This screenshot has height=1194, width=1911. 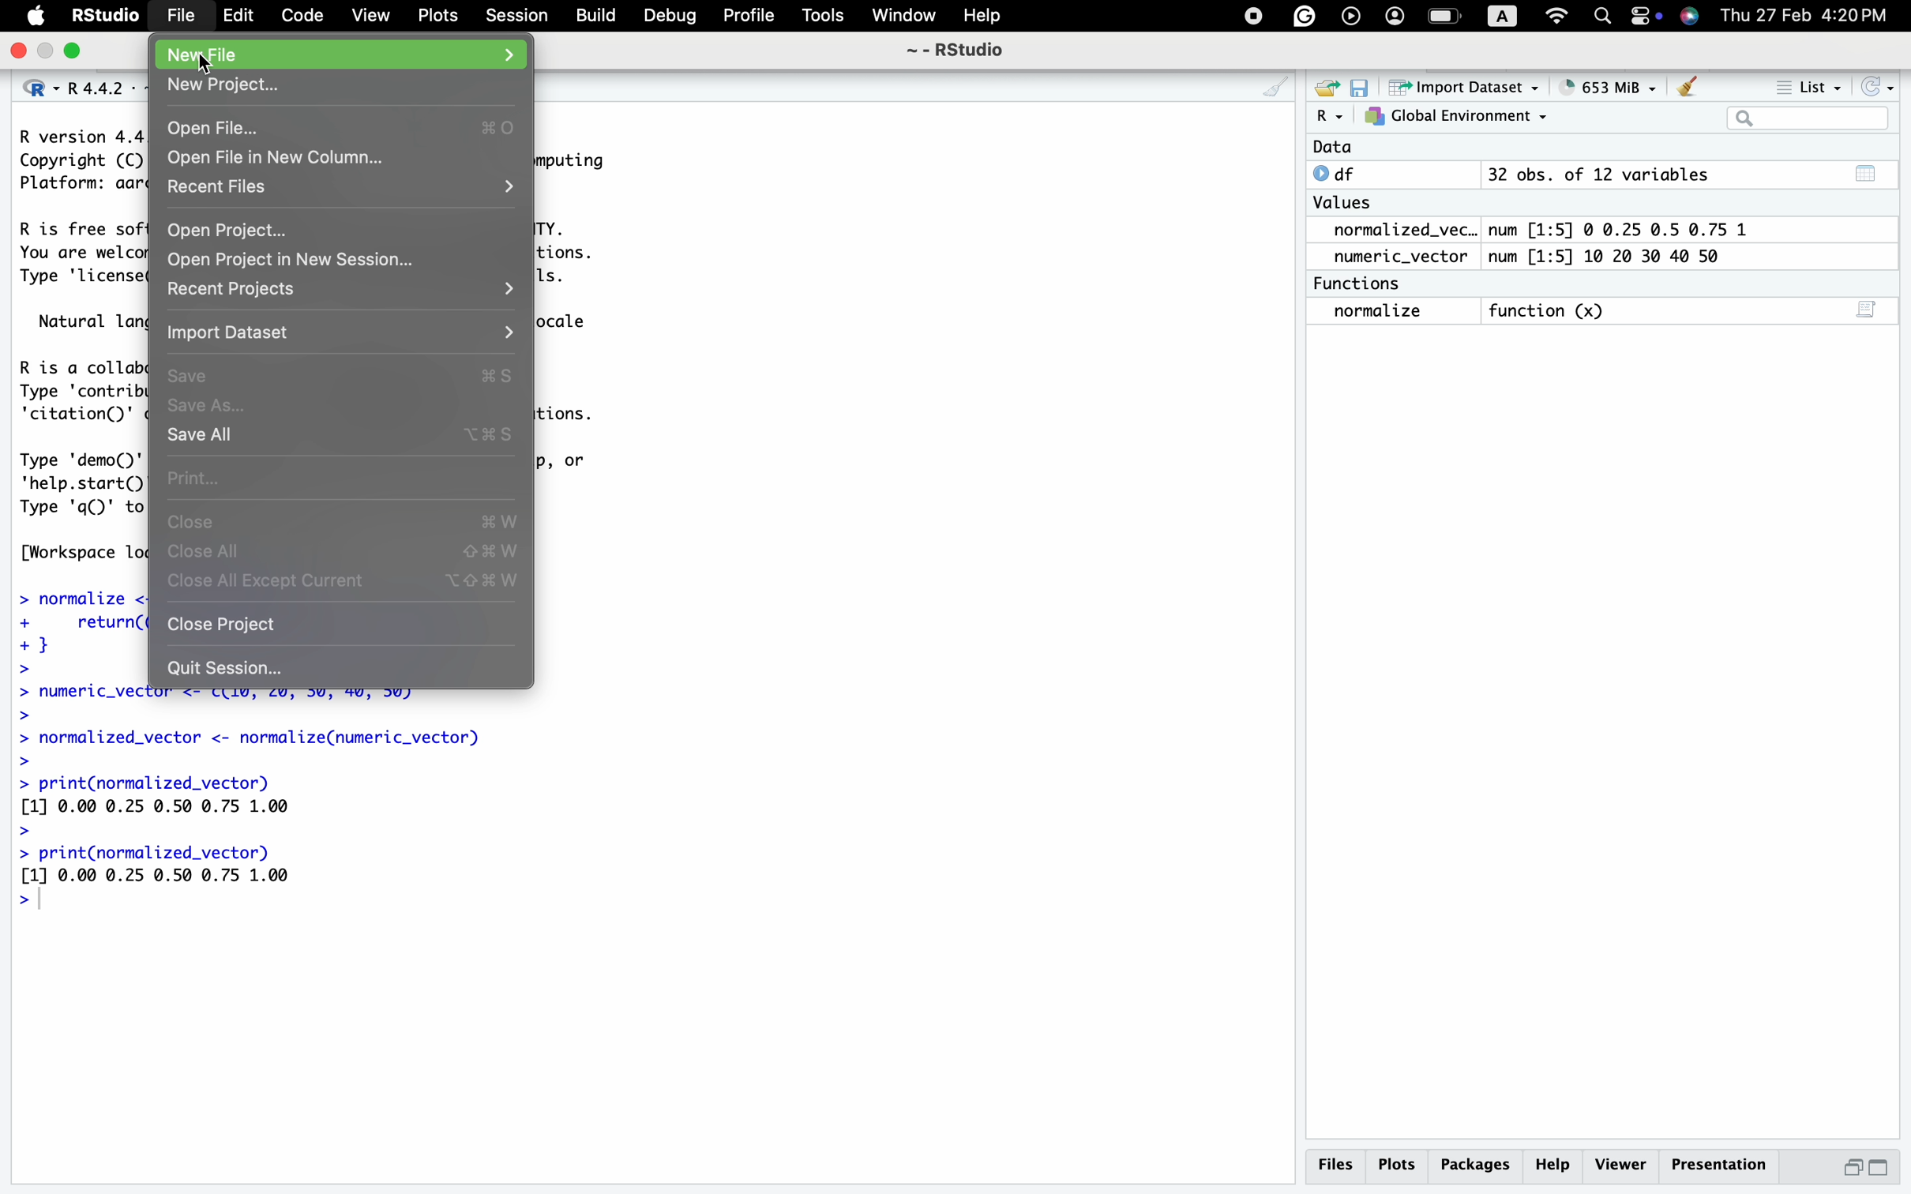 What do you see at coordinates (203, 475) in the screenshot?
I see `Print` at bounding box center [203, 475].